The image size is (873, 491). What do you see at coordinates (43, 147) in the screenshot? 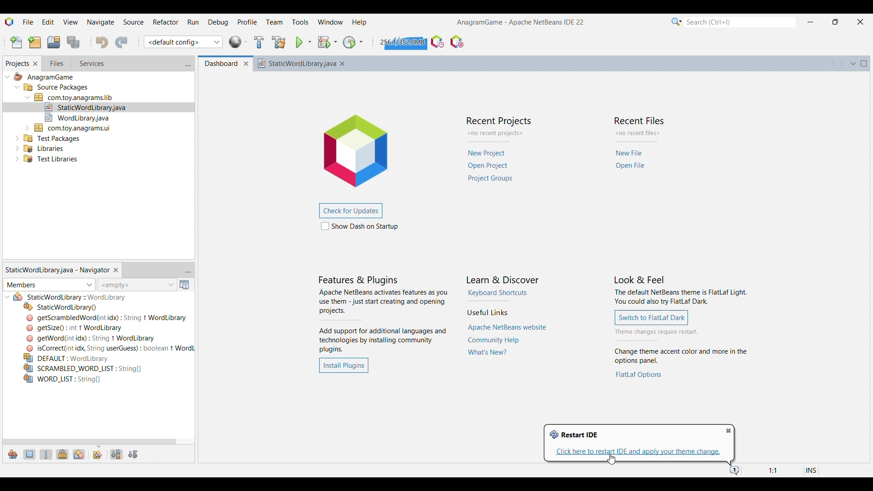
I see `` at bounding box center [43, 147].